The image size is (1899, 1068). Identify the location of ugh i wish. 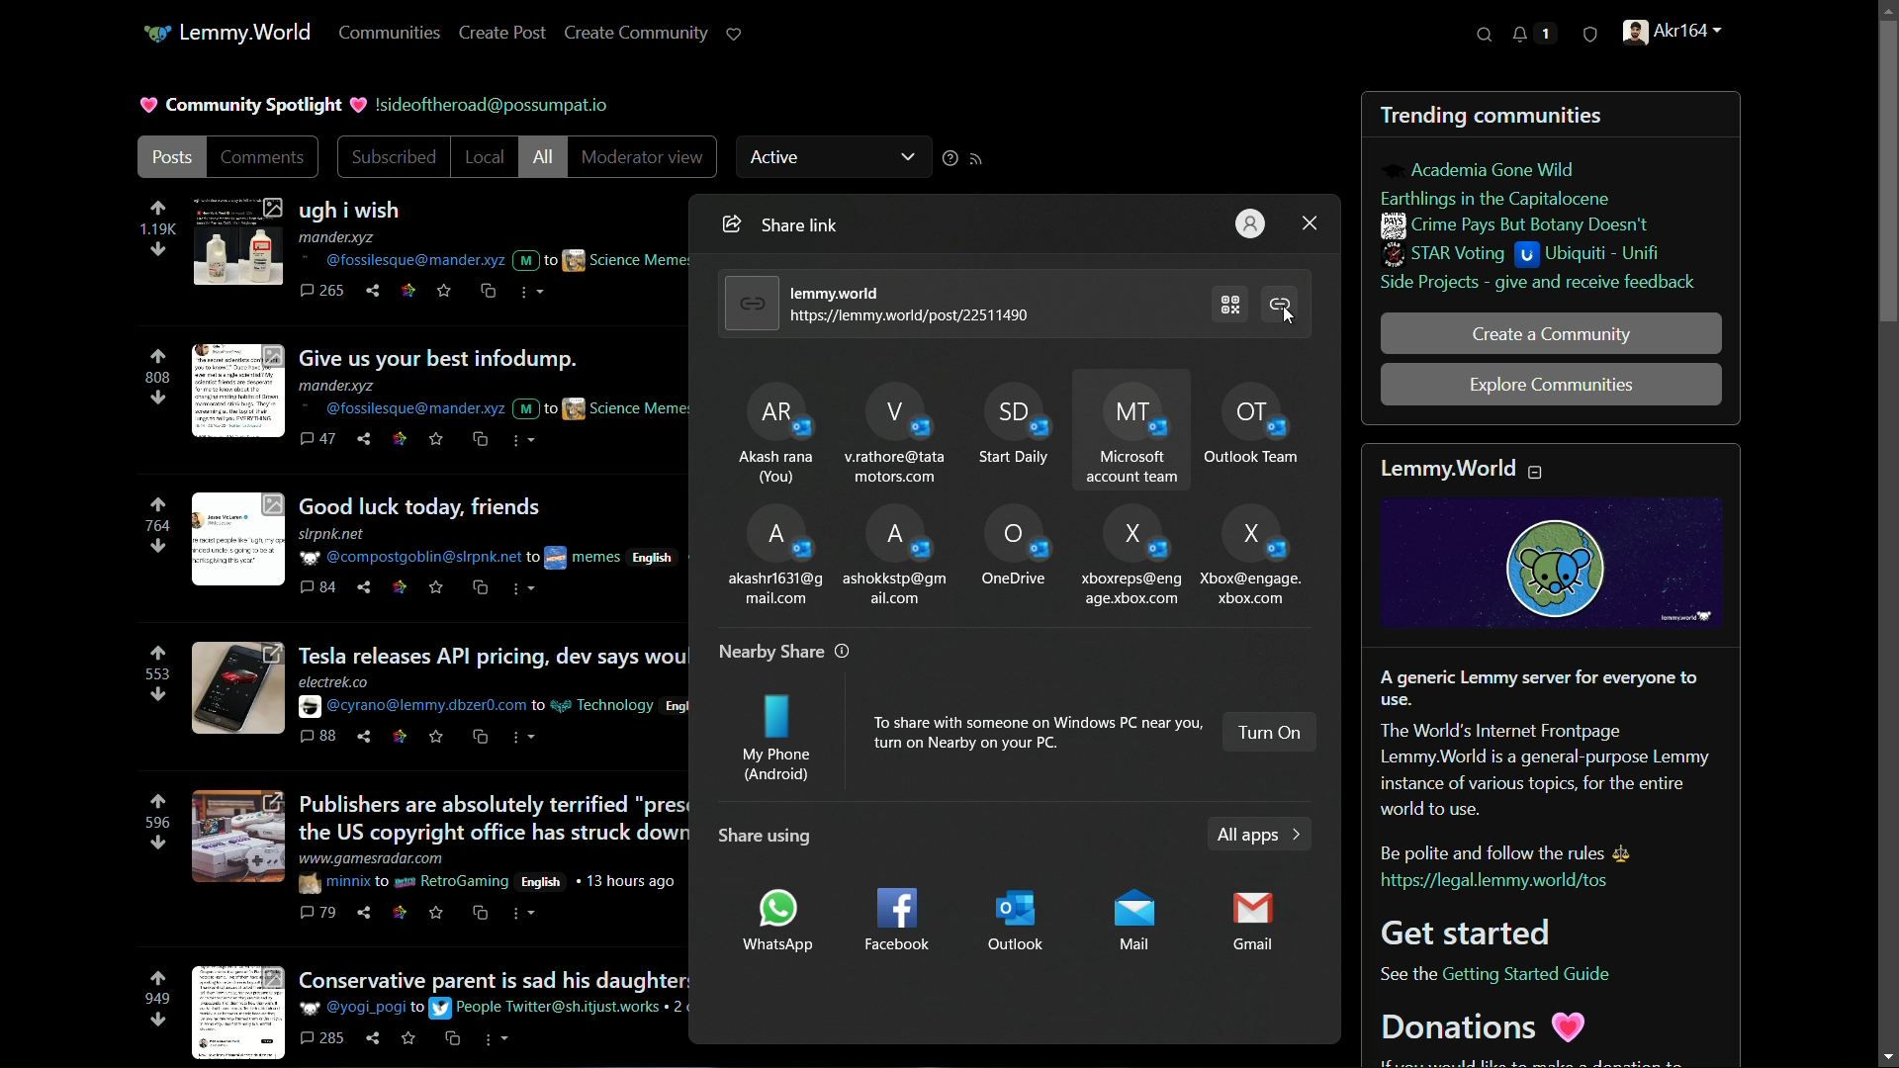
(366, 212).